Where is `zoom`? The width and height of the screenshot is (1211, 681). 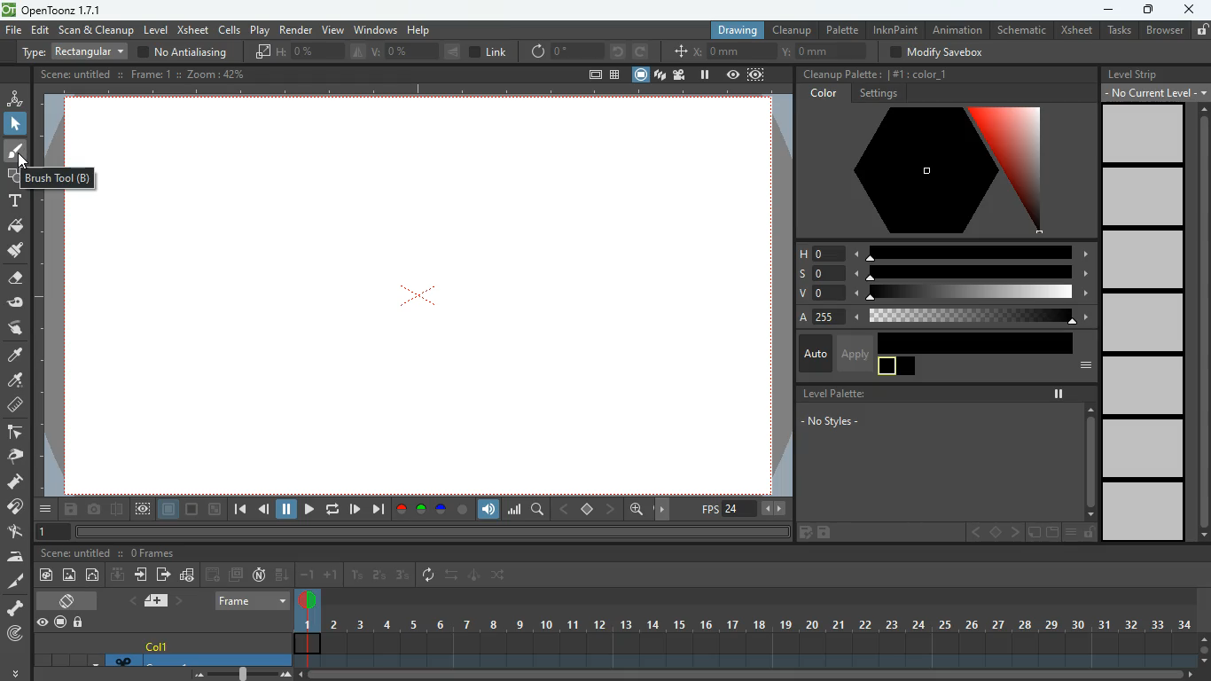
zoom is located at coordinates (637, 509).